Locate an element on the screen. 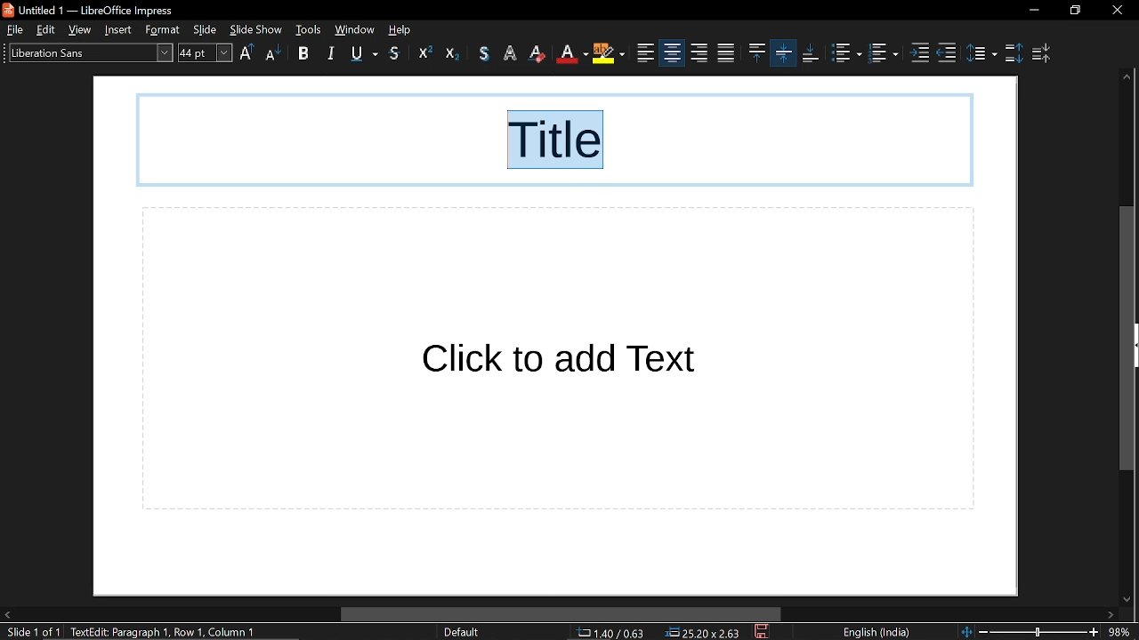 The width and height of the screenshot is (1139, 640). decrease indent is located at coordinates (947, 53).